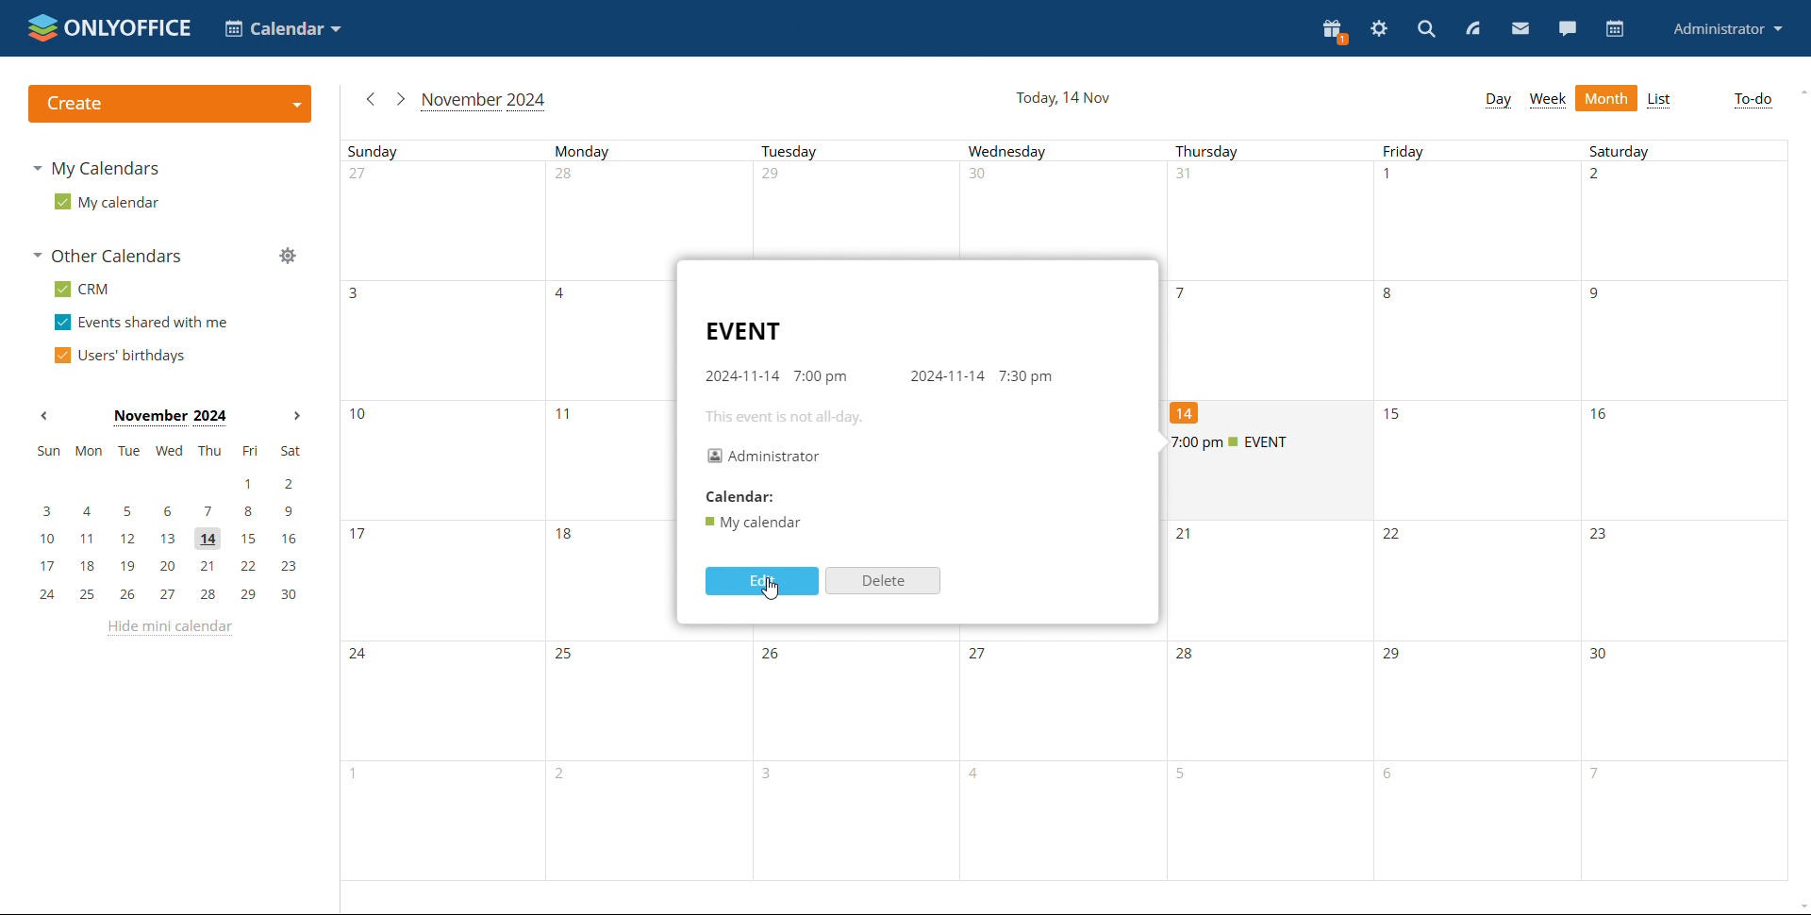  What do you see at coordinates (1607, 97) in the screenshot?
I see `month view` at bounding box center [1607, 97].